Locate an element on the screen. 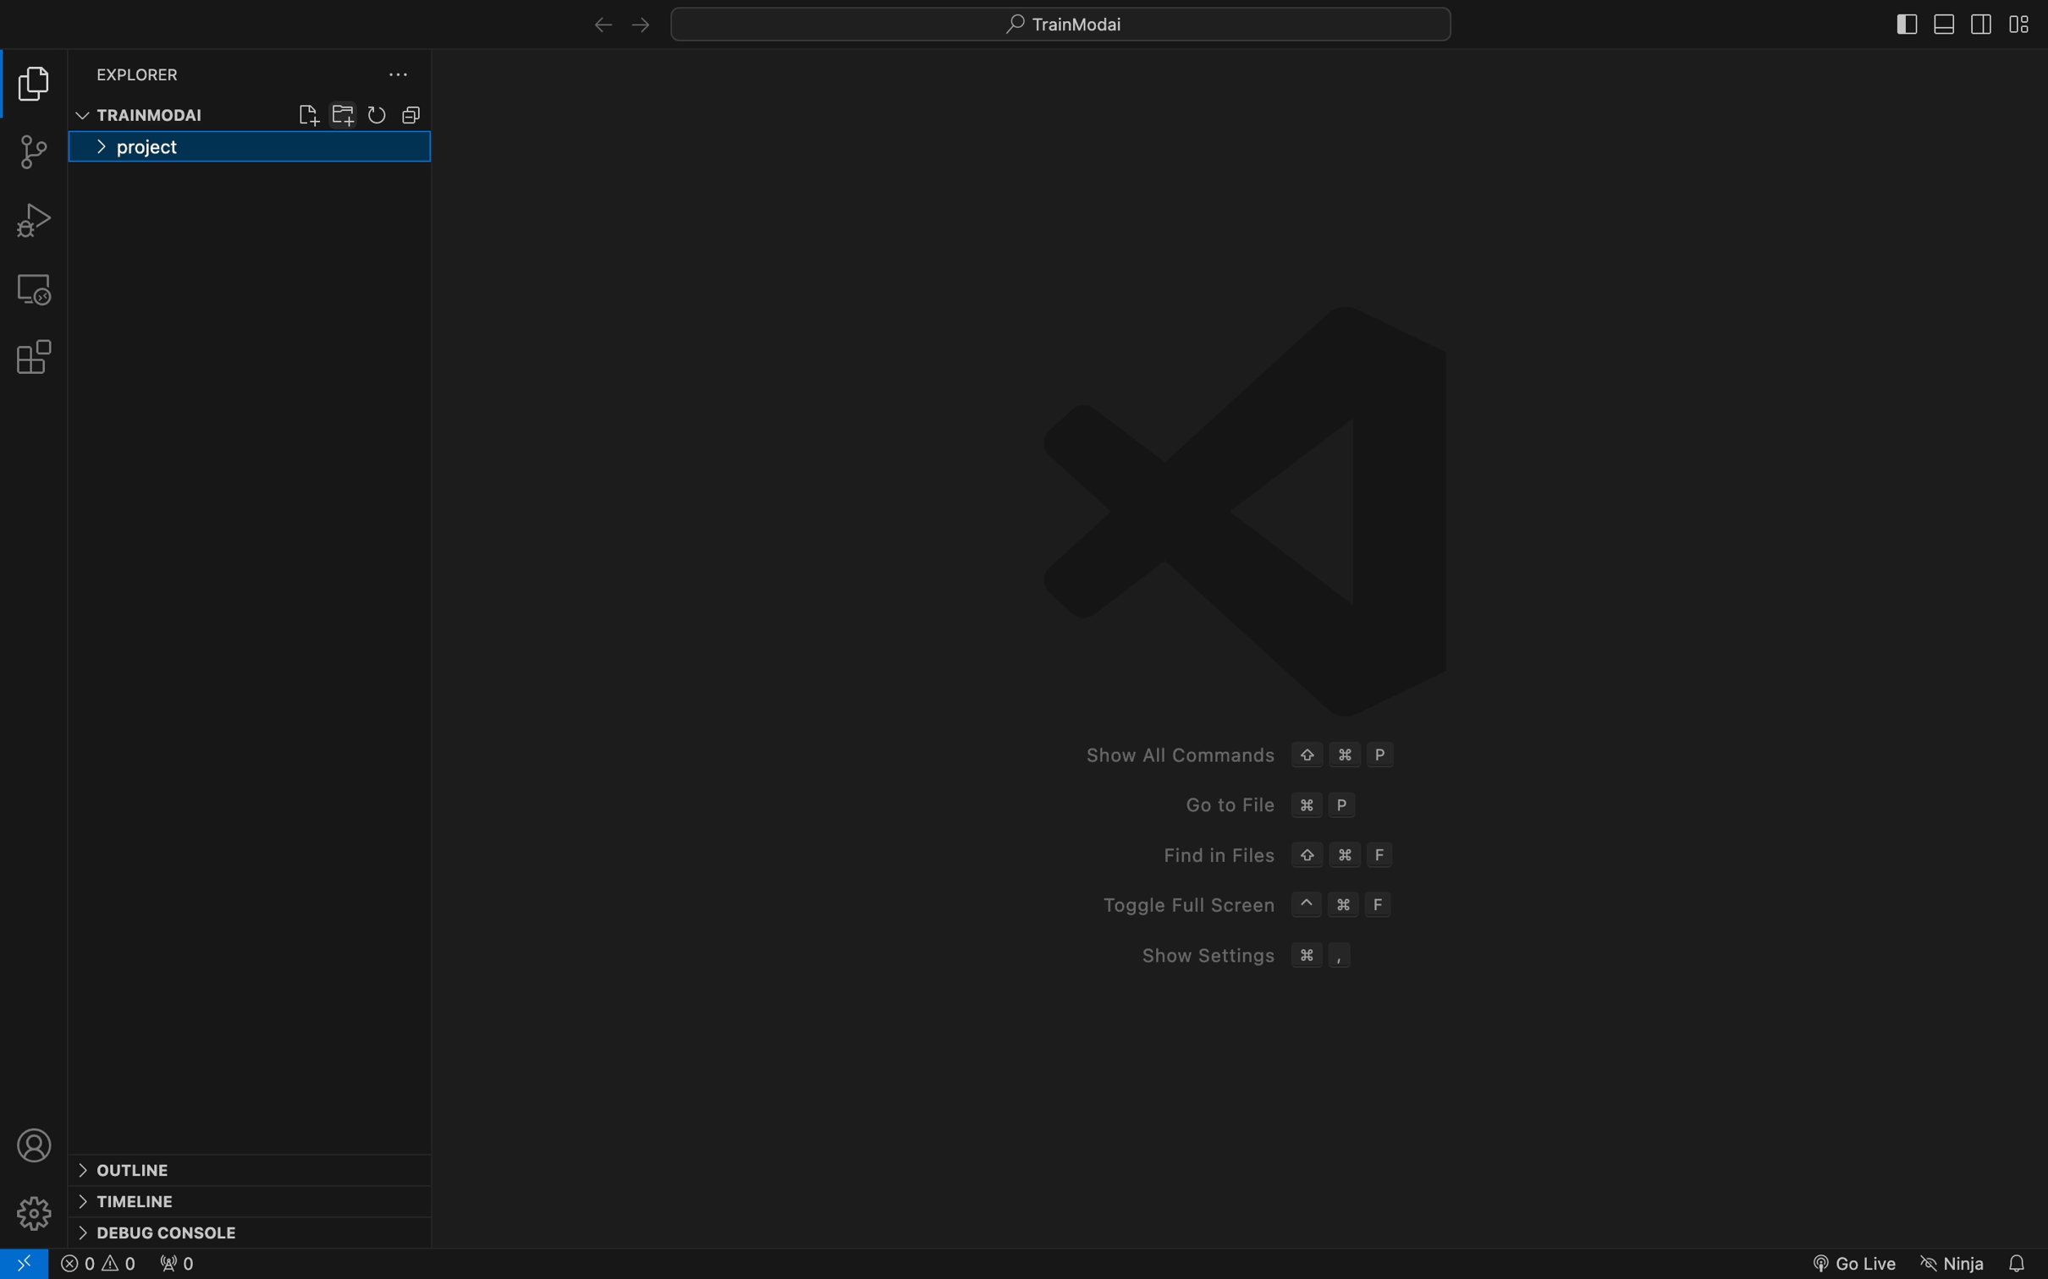 The image size is (2048, 1279). notification is located at coordinates (2023, 1260).